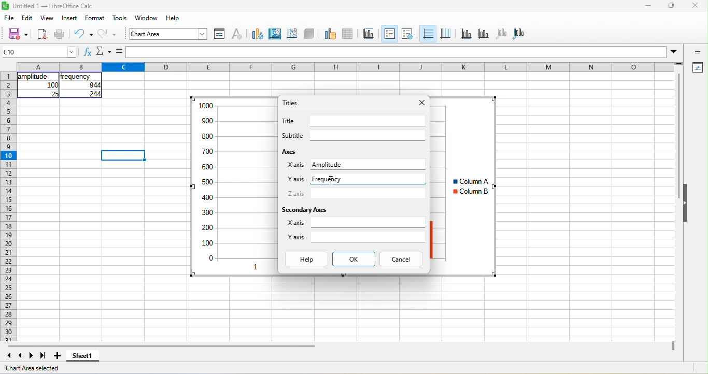 This screenshot has height=374, width=708. I want to click on Collapse/Expand, so click(685, 203).